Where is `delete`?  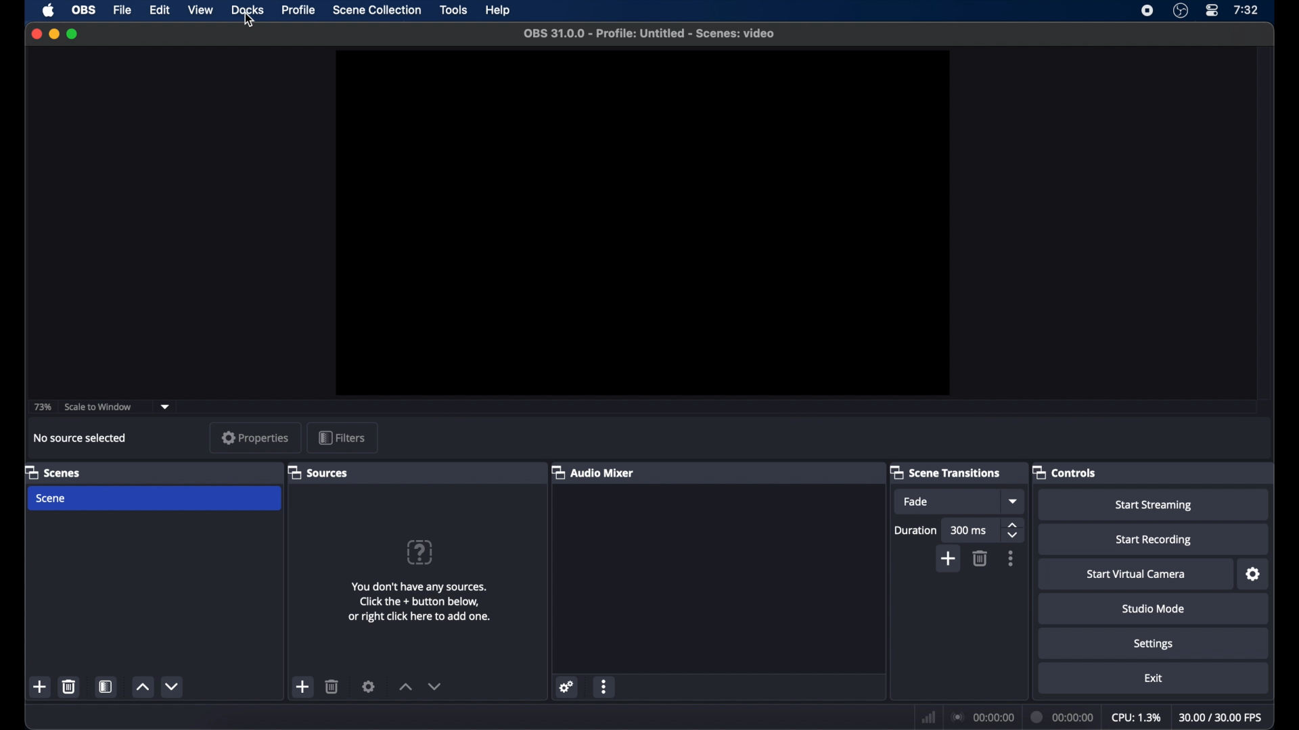
delete is located at coordinates (332, 686).